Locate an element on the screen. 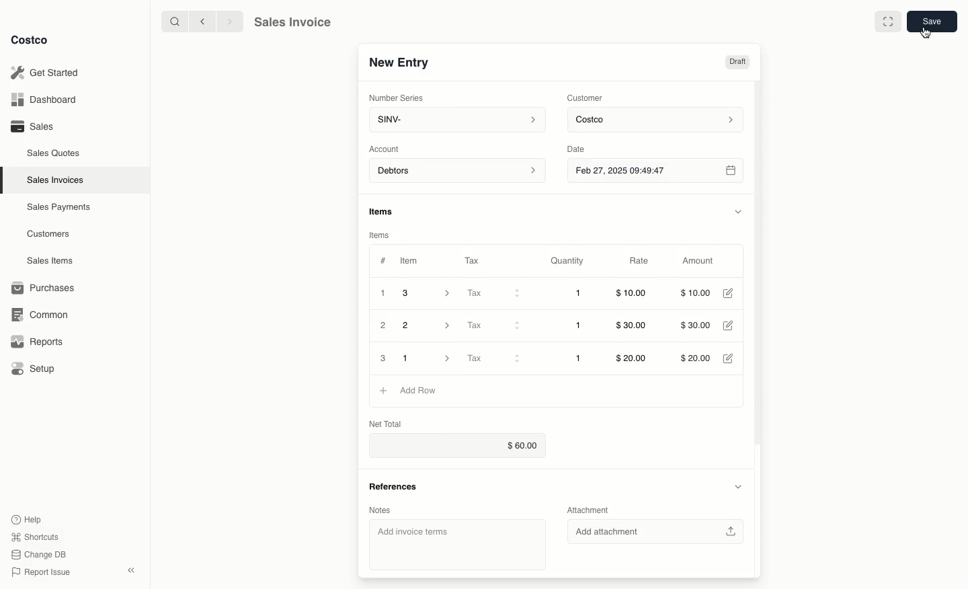 This screenshot has height=589, width=968. $20.00 is located at coordinates (698, 357).